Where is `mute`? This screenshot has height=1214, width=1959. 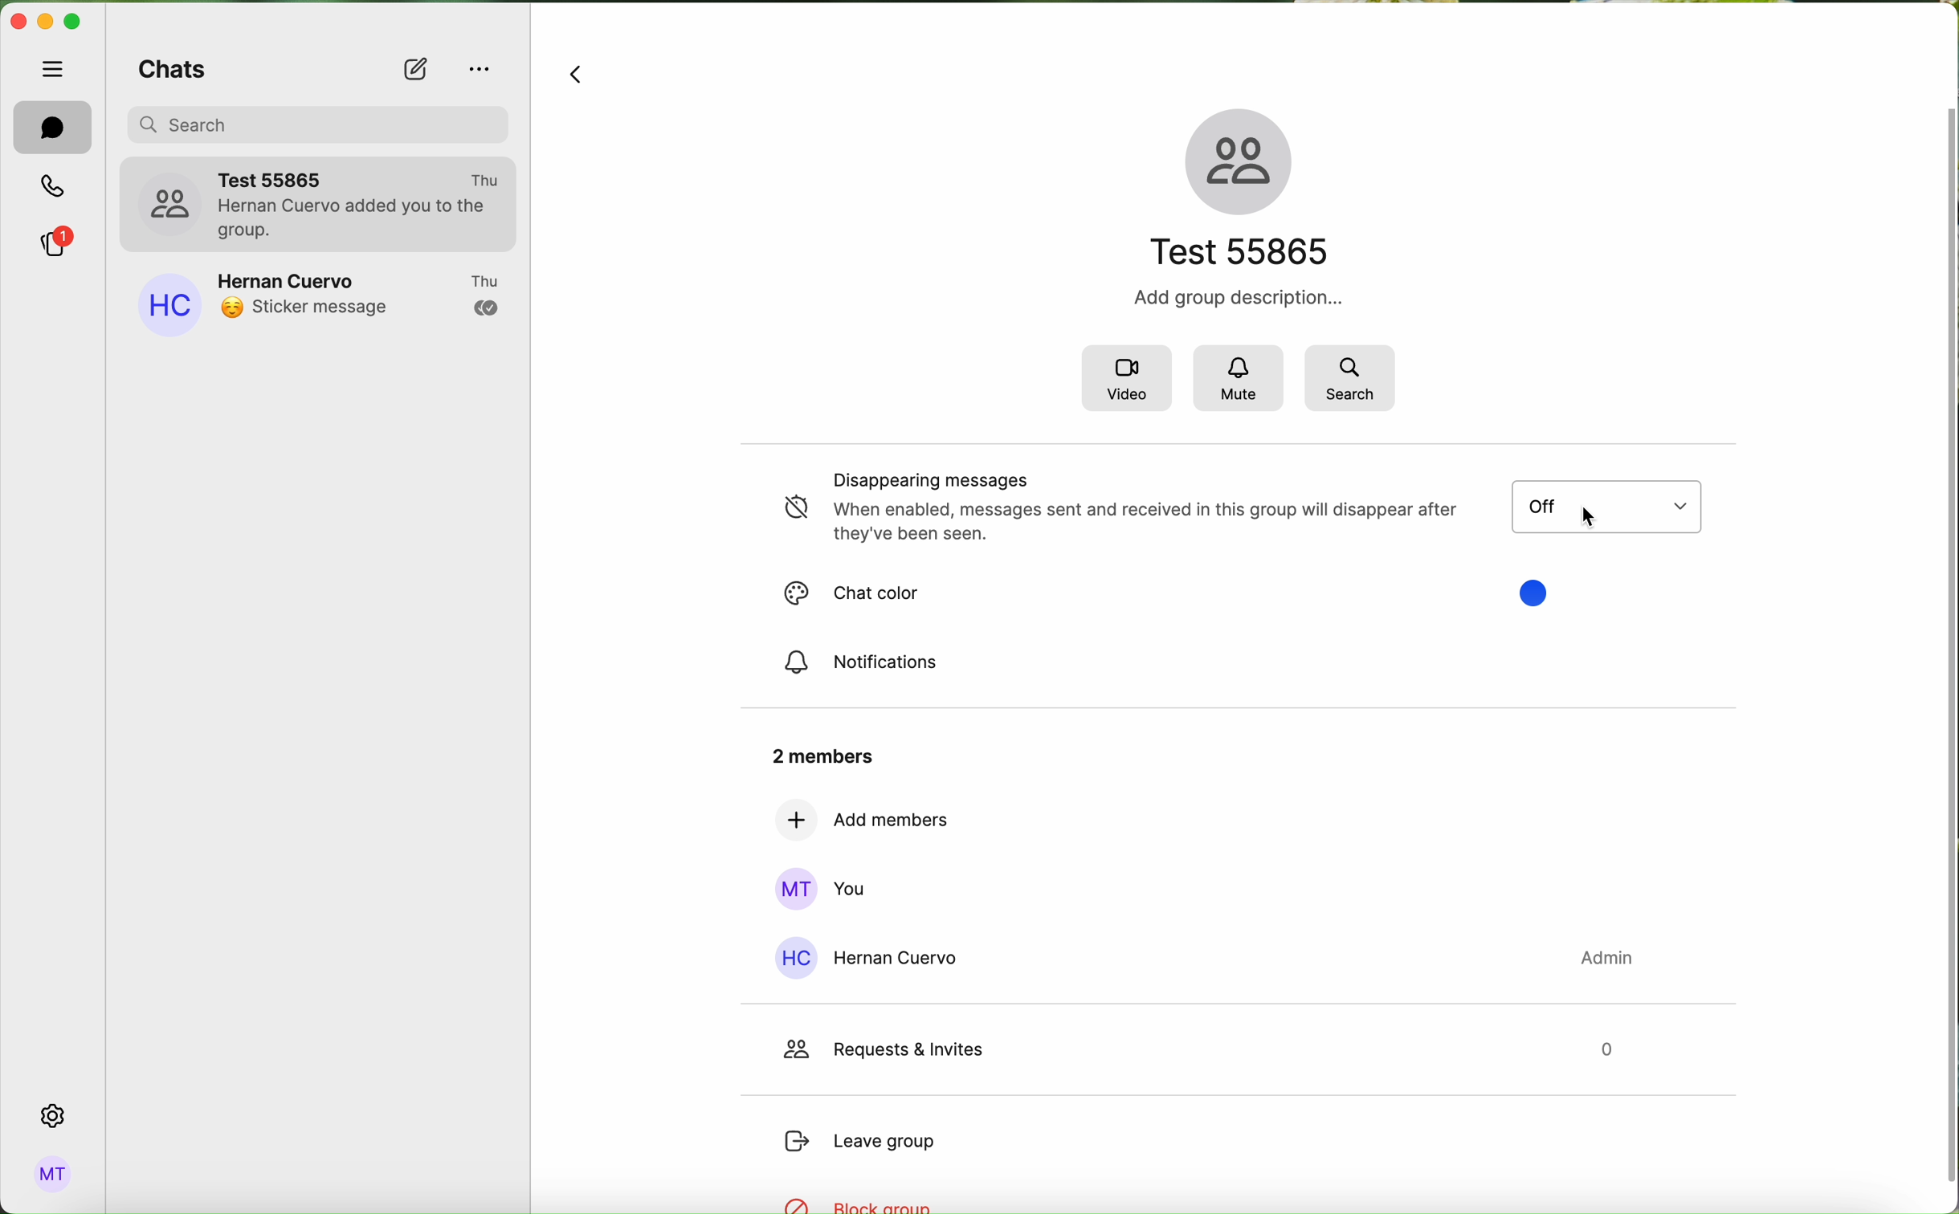 mute is located at coordinates (1236, 377).